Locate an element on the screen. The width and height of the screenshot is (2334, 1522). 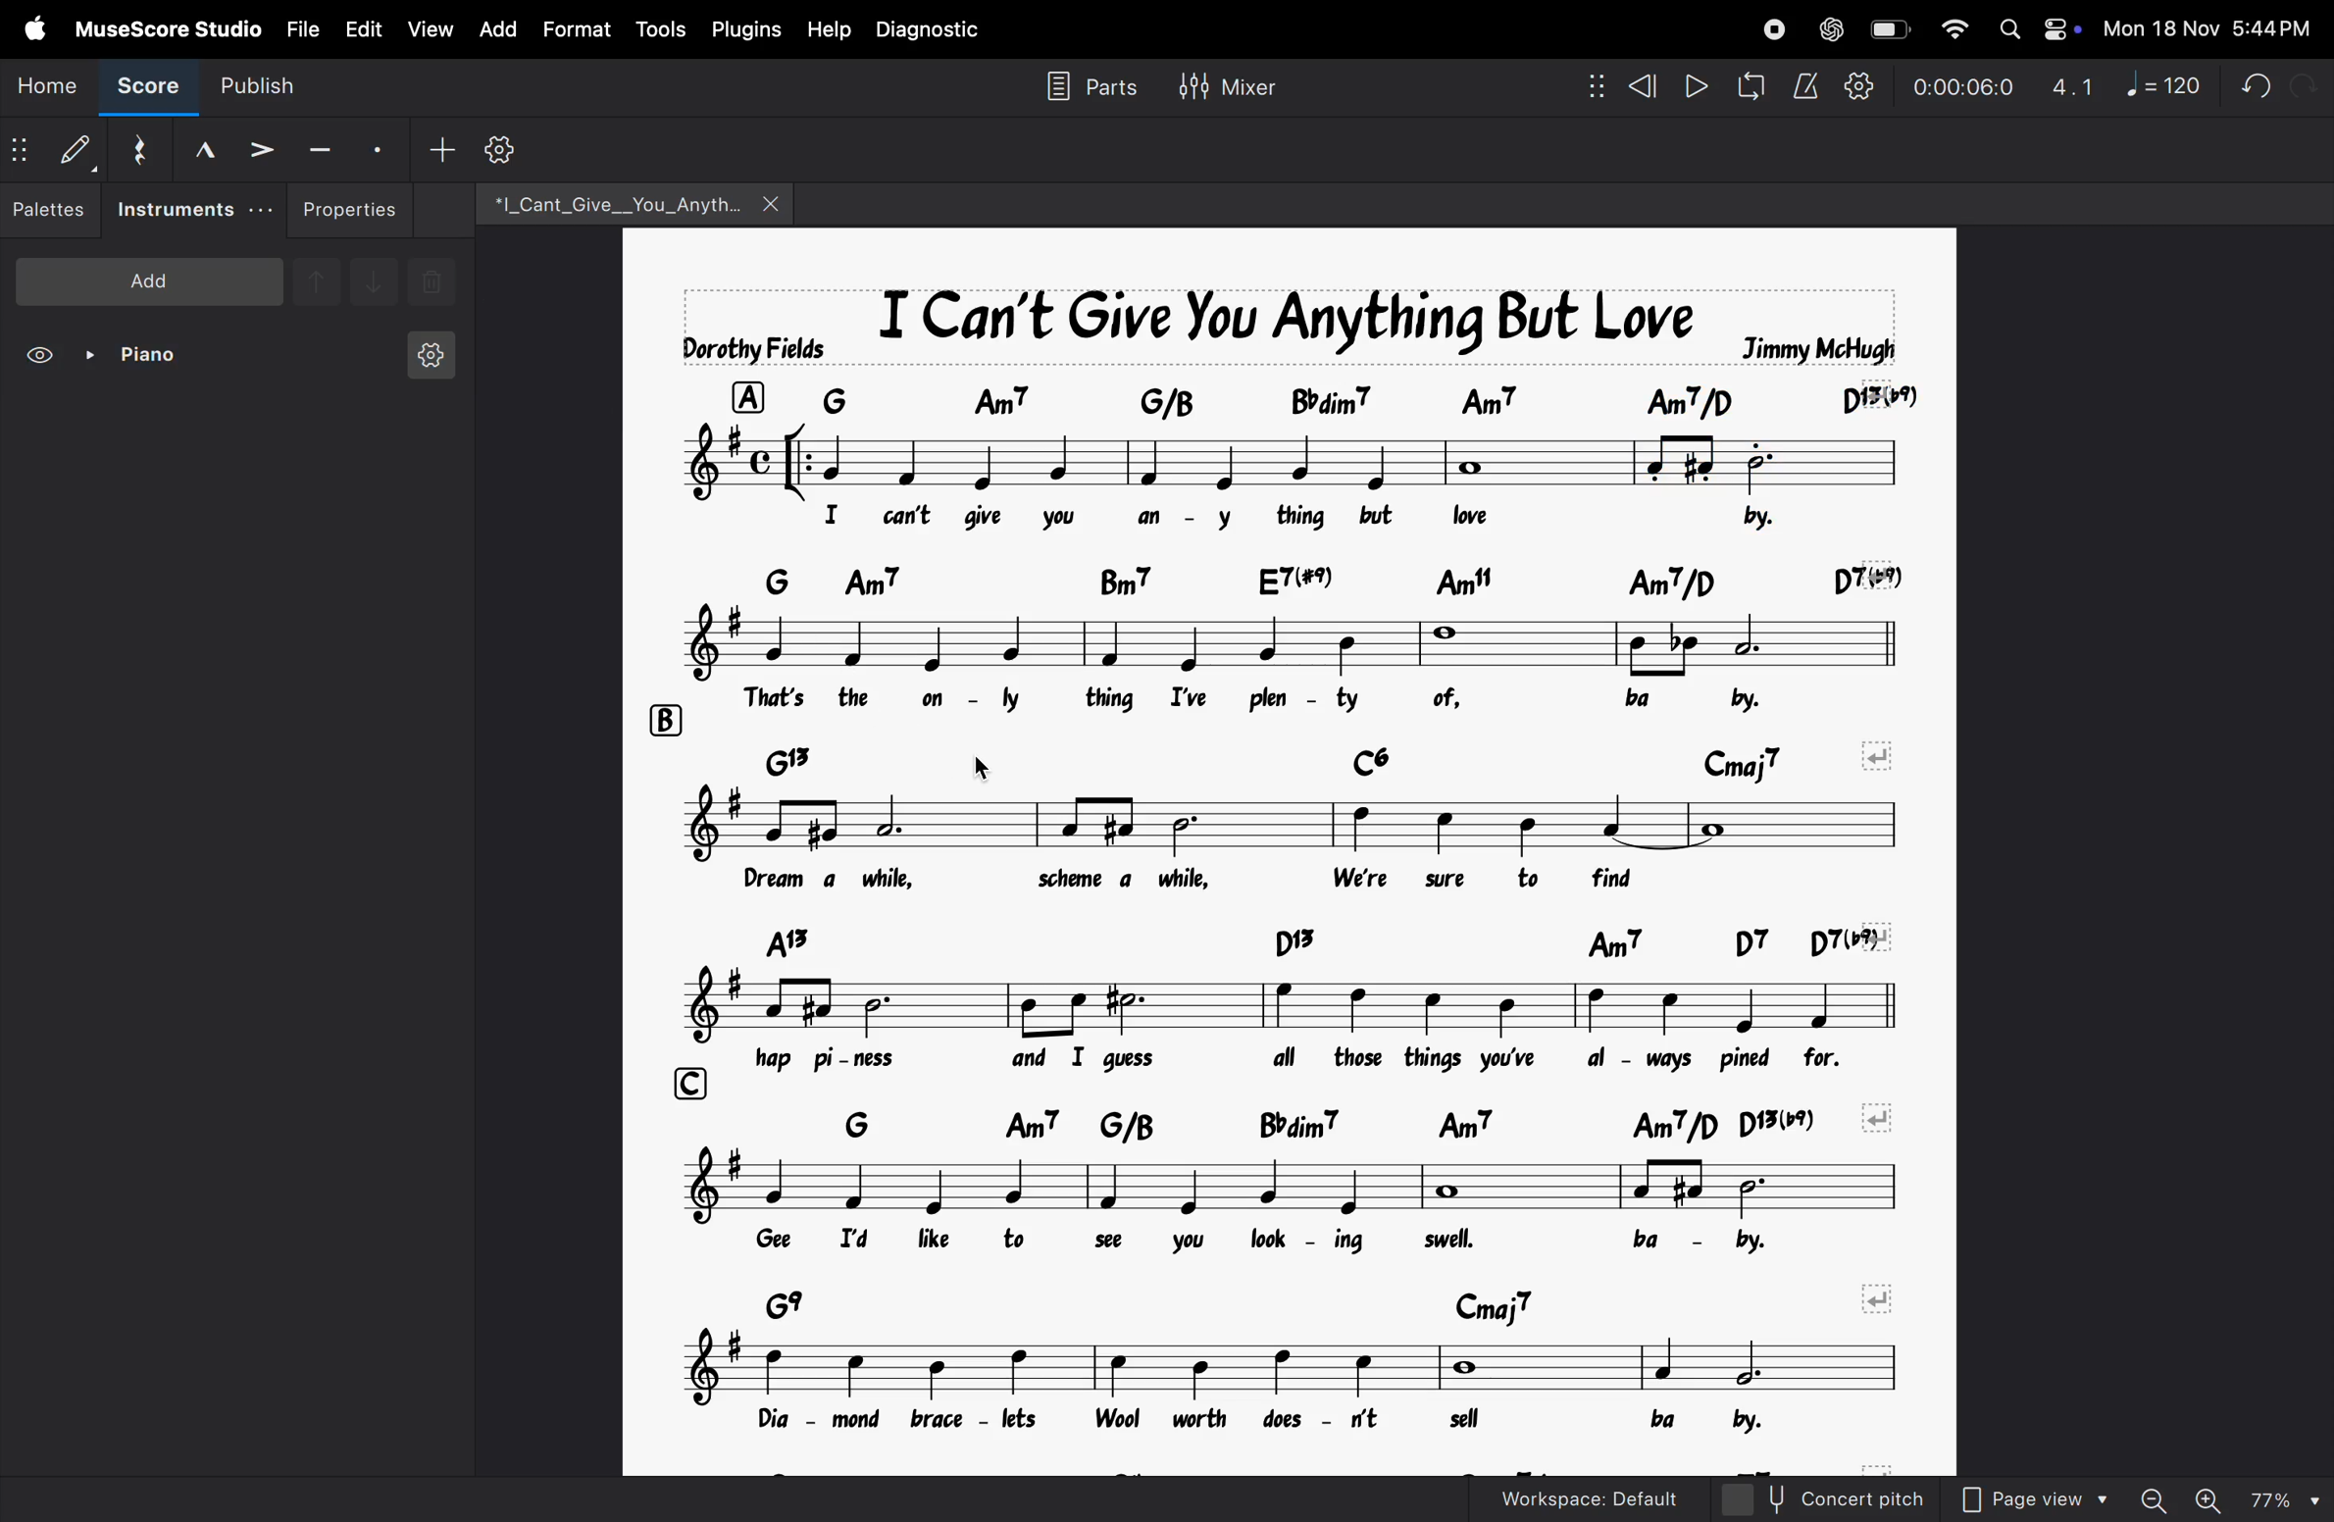
music title is located at coordinates (1292, 321).